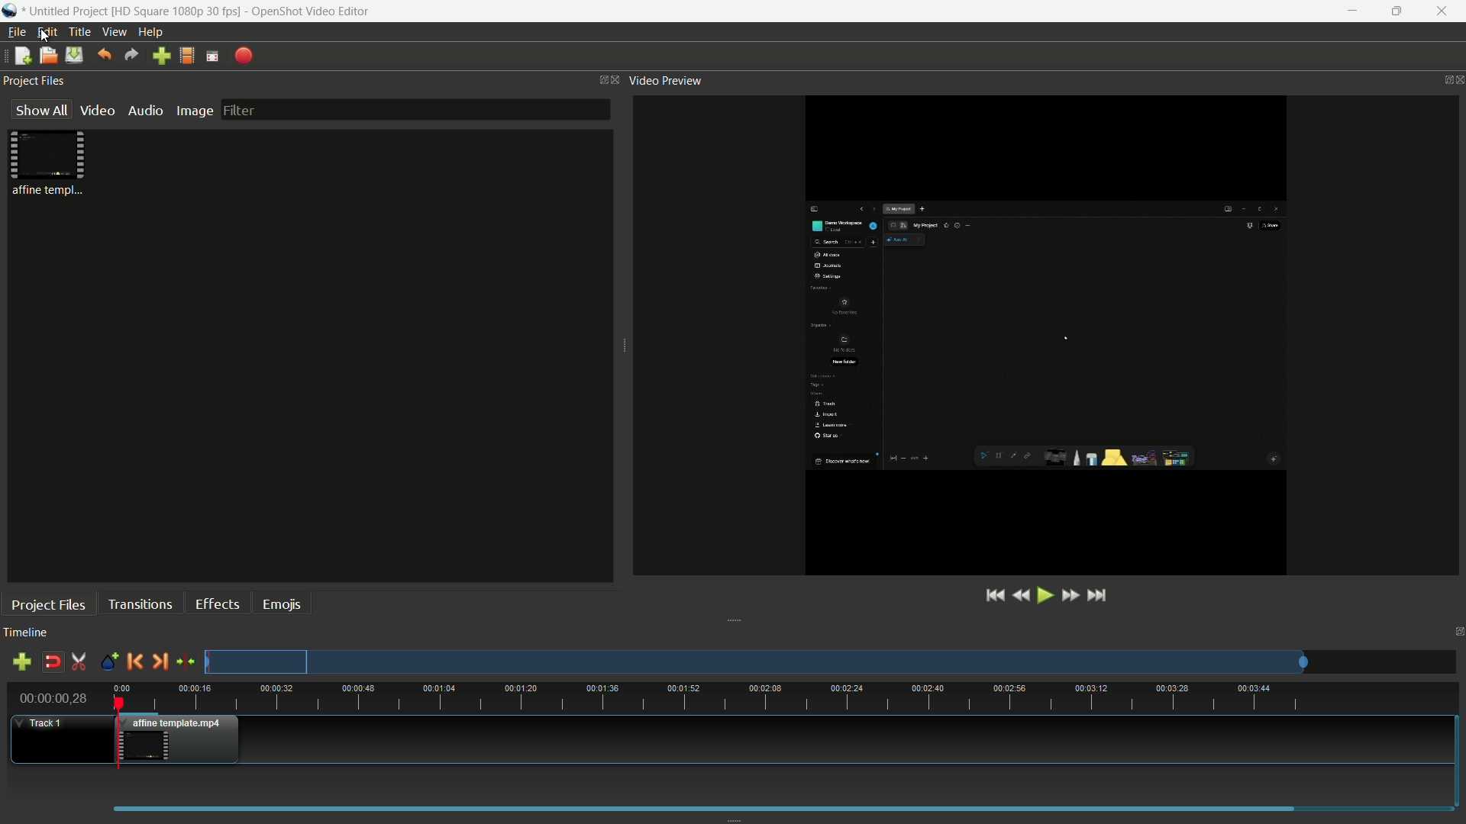  What do you see at coordinates (212, 55) in the screenshot?
I see `full screen` at bounding box center [212, 55].